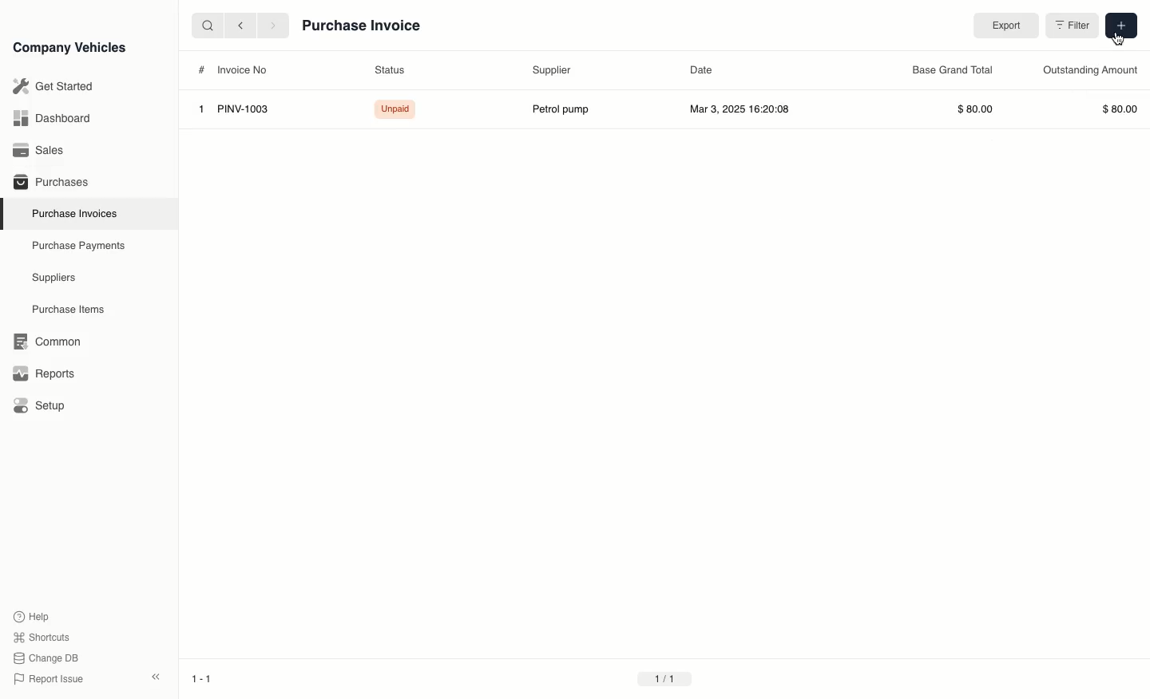 This screenshot has width=1150, height=699. I want to click on filter, so click(1073, 26).